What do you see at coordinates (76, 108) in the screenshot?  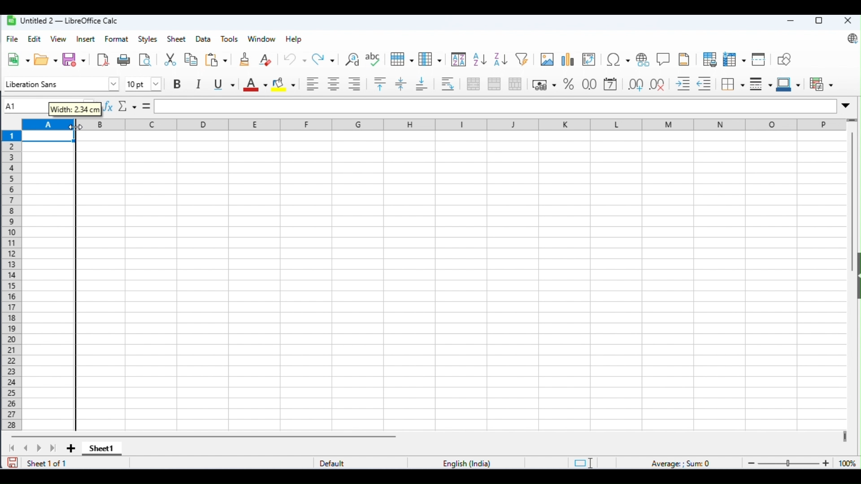 I see `width: 2.34cm` at bounding box center [76, 108].